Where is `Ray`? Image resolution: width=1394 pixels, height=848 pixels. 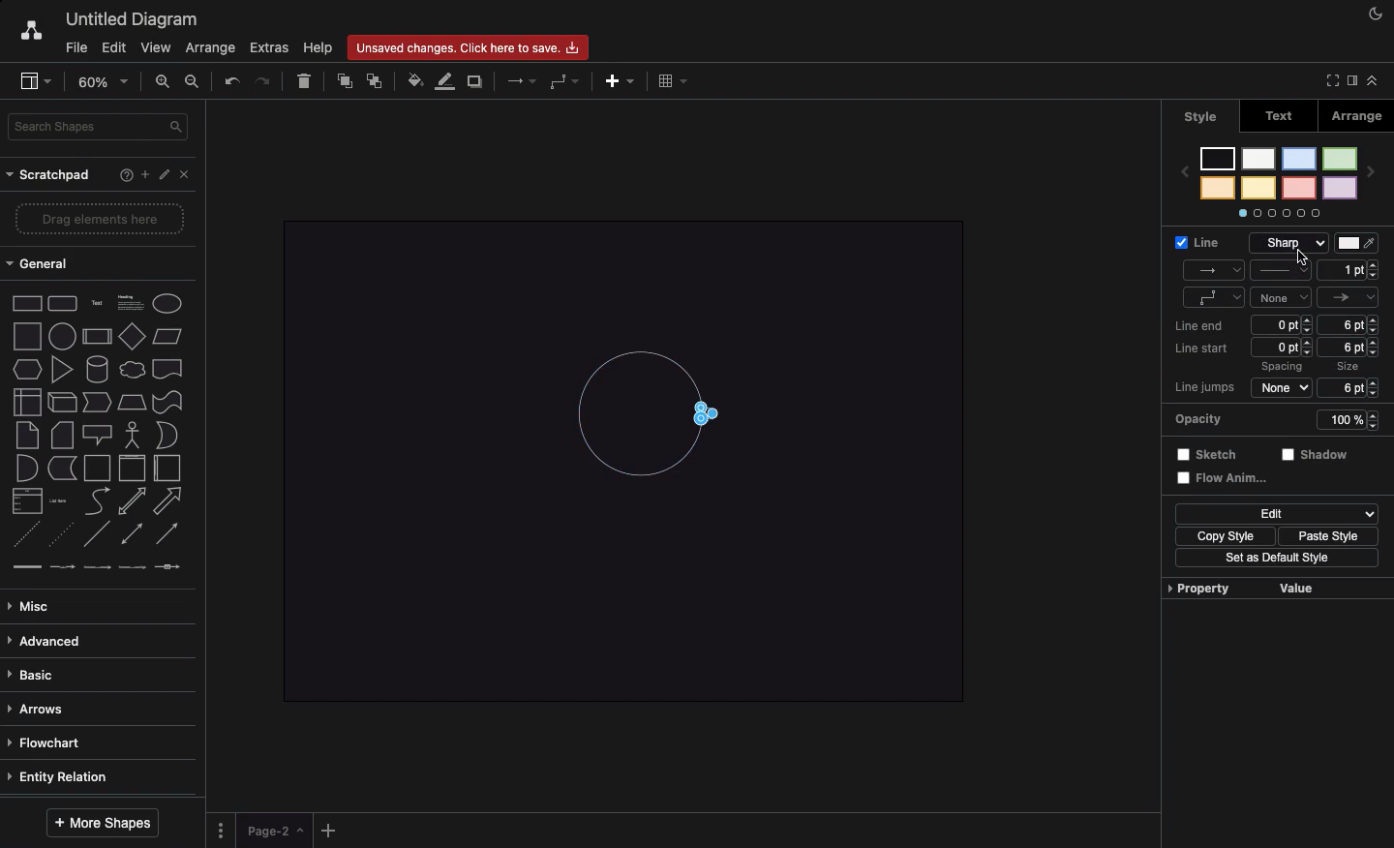 Ray is located at coordinates (1212, 271).